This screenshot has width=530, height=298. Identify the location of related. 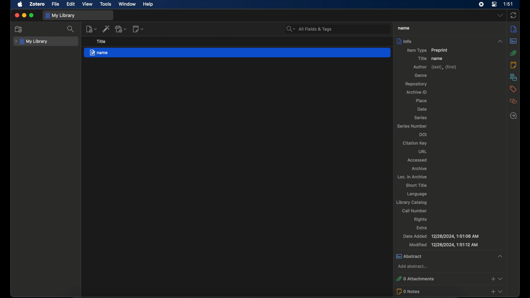
(513, 101).